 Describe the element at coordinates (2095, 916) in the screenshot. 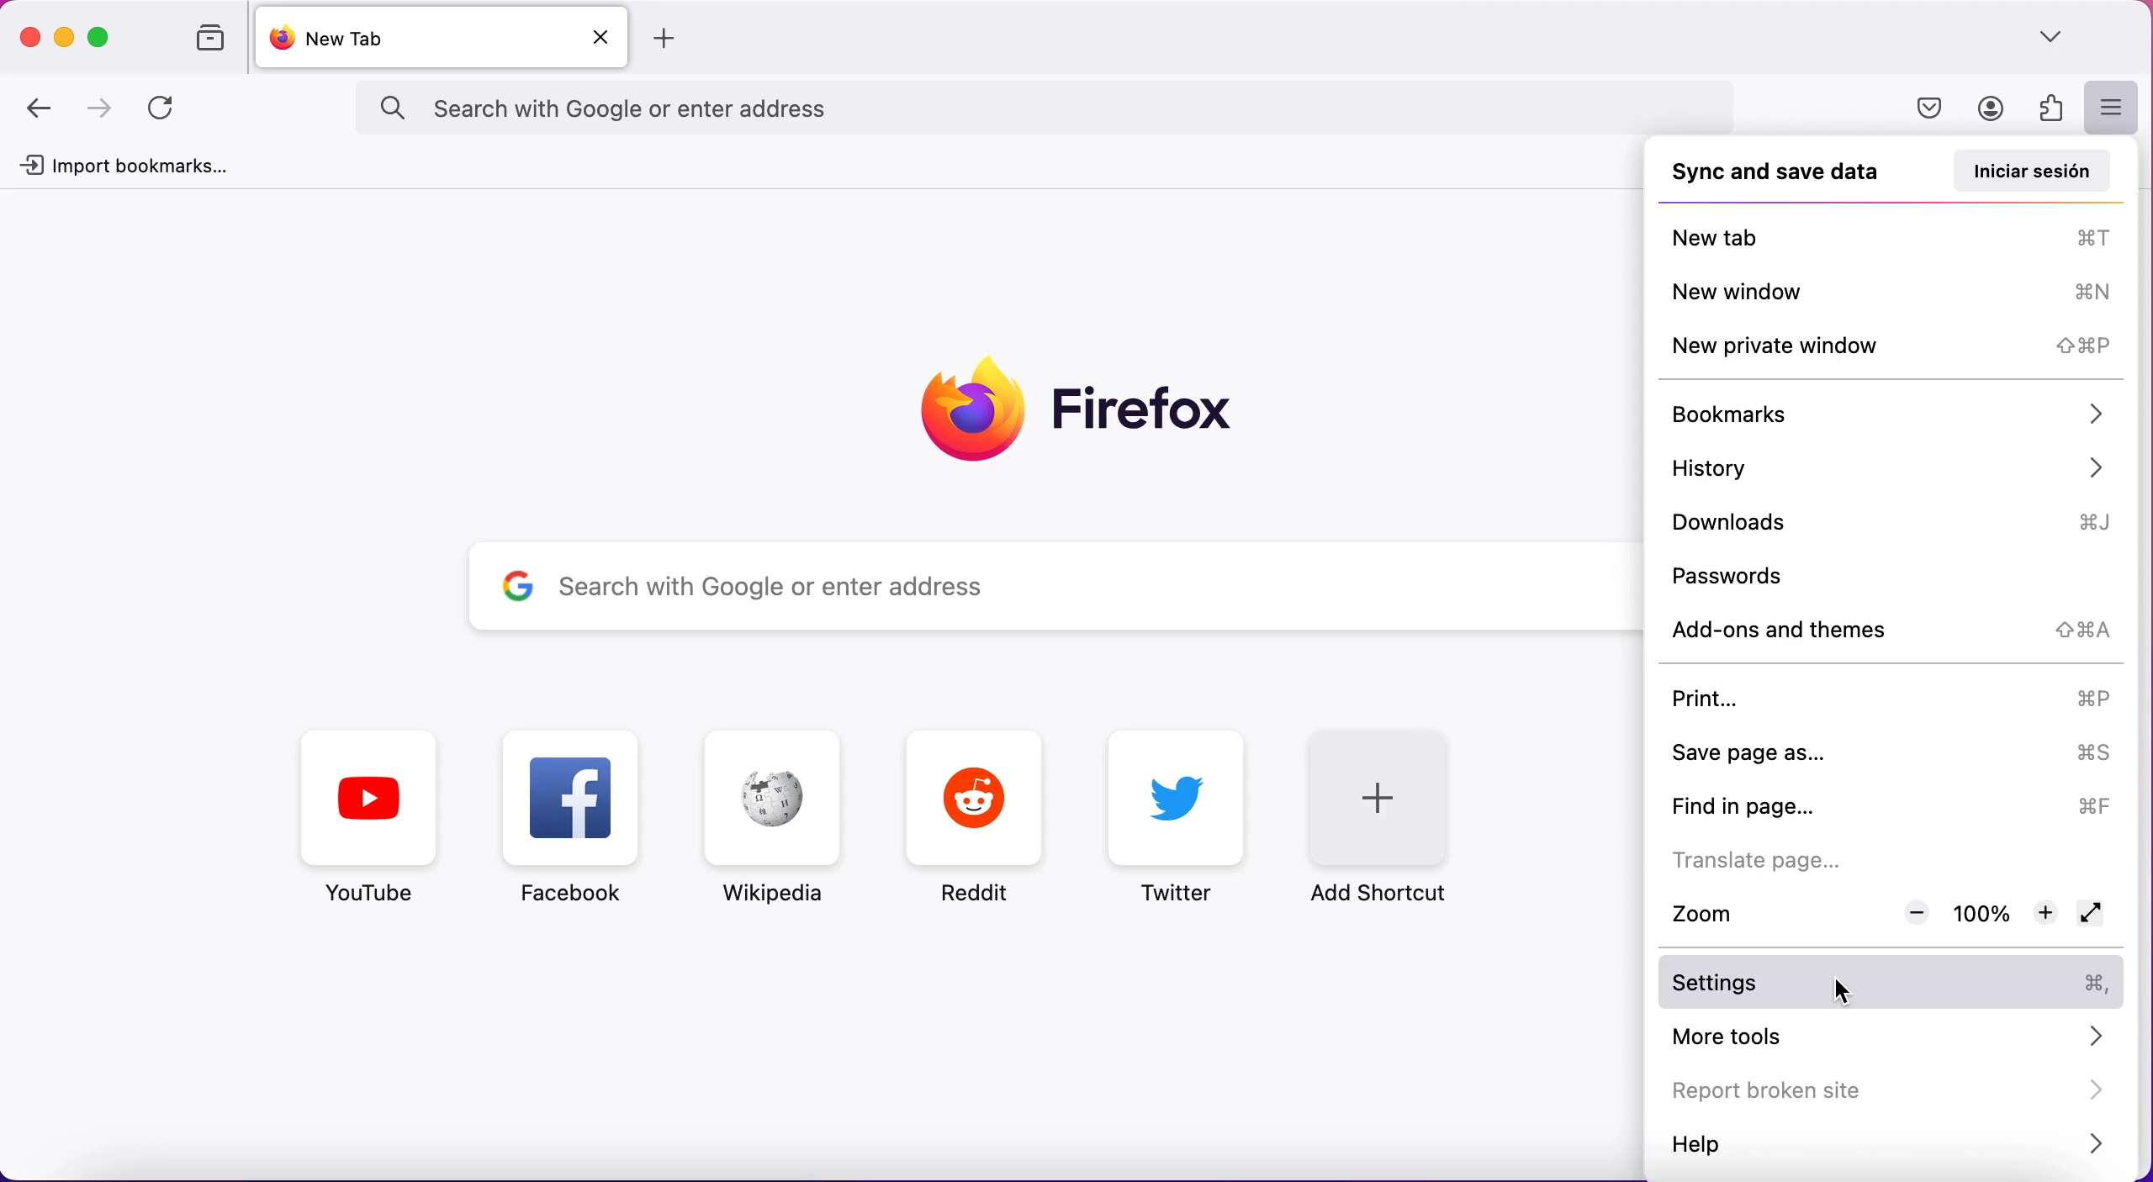

I see `display the window in full screen` at that location.